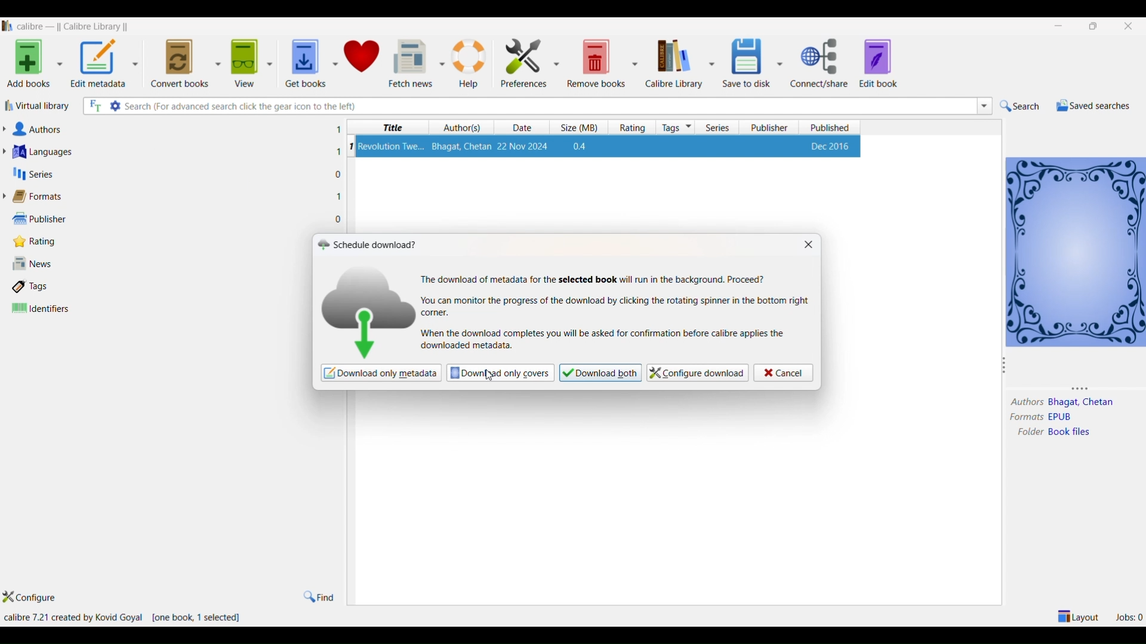 This screenshot has width=1146, height=644. What do you see at coordinates (411, 62) in the screenshot?
I see `fetch news` at bounding box center [411, 62].